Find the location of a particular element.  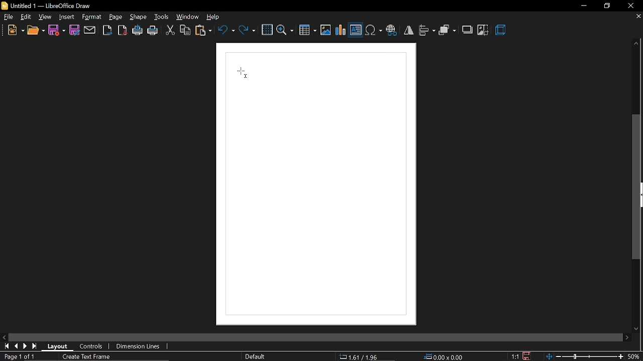

move up is located at coordinates (634, 44).